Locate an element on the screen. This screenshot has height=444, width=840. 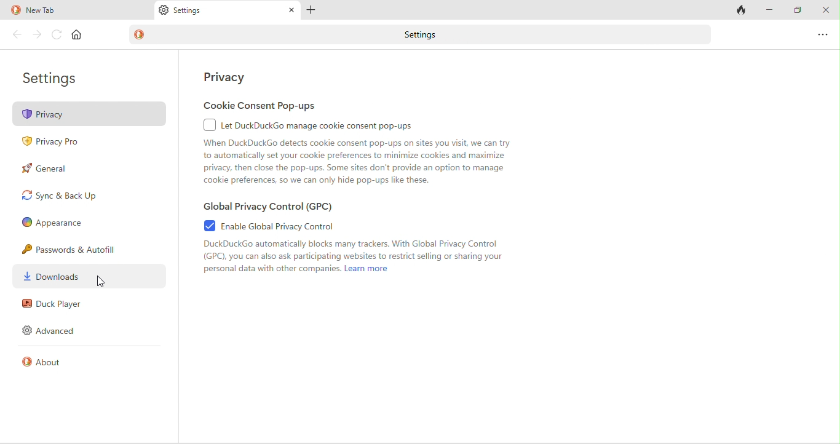
When DuckDuckGo detects cookie consent pop-ups on sites you visit, we can try.
to automatically set your cookie preferences to minimize cookies and maximize
privacy, then close the pop-ups. Some sites don't provide an option to manage
cookie preferences, so we can only hide pop-ups like these. is located at coordinates (367, 162).